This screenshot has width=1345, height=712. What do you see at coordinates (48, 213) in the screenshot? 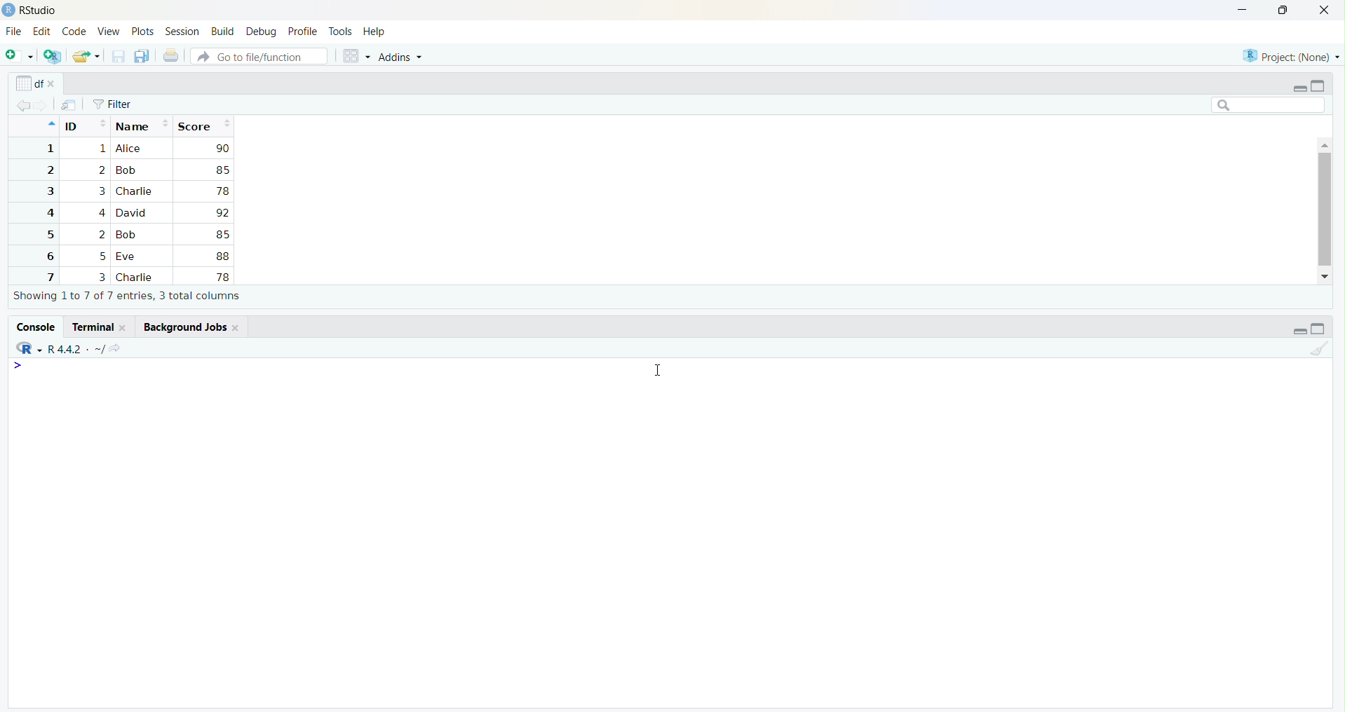
I see `4` at bounding box center [48, 213].